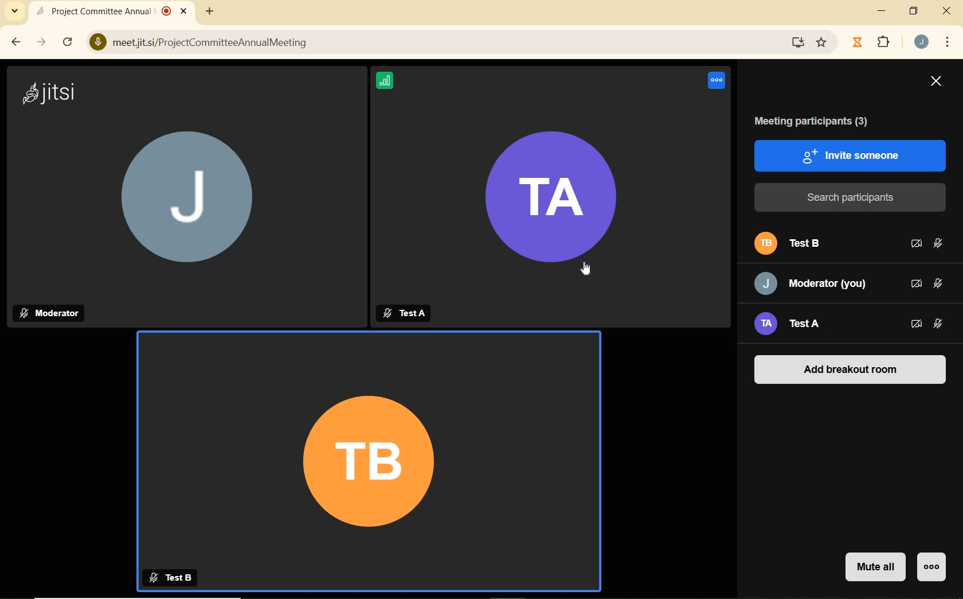 The image size is (963, 599). Describe the element at coordinates (856, 44) in the screenshot. I see `Jibble` at that location.